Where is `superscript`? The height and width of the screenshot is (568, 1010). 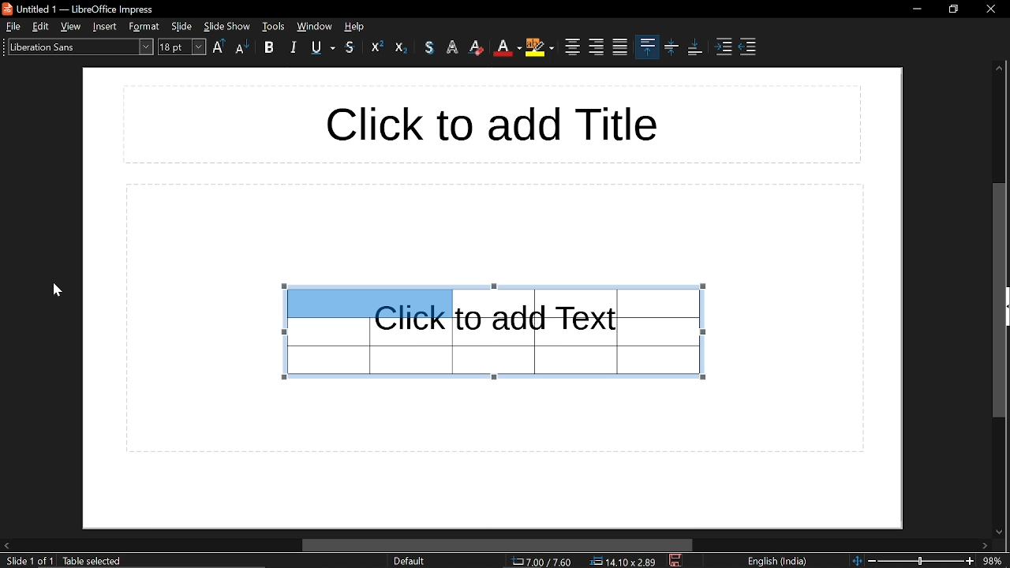
superscript is located at coordinates (377, 47).